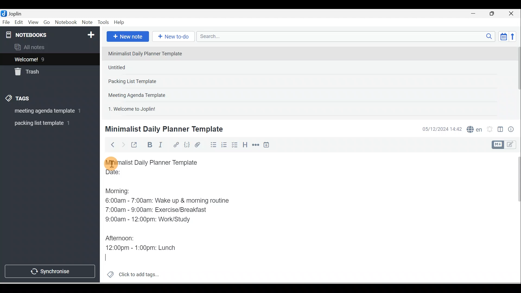 The width and height of the screenshot is (521, 293). I want to click on Note 4, so click(144, 94).